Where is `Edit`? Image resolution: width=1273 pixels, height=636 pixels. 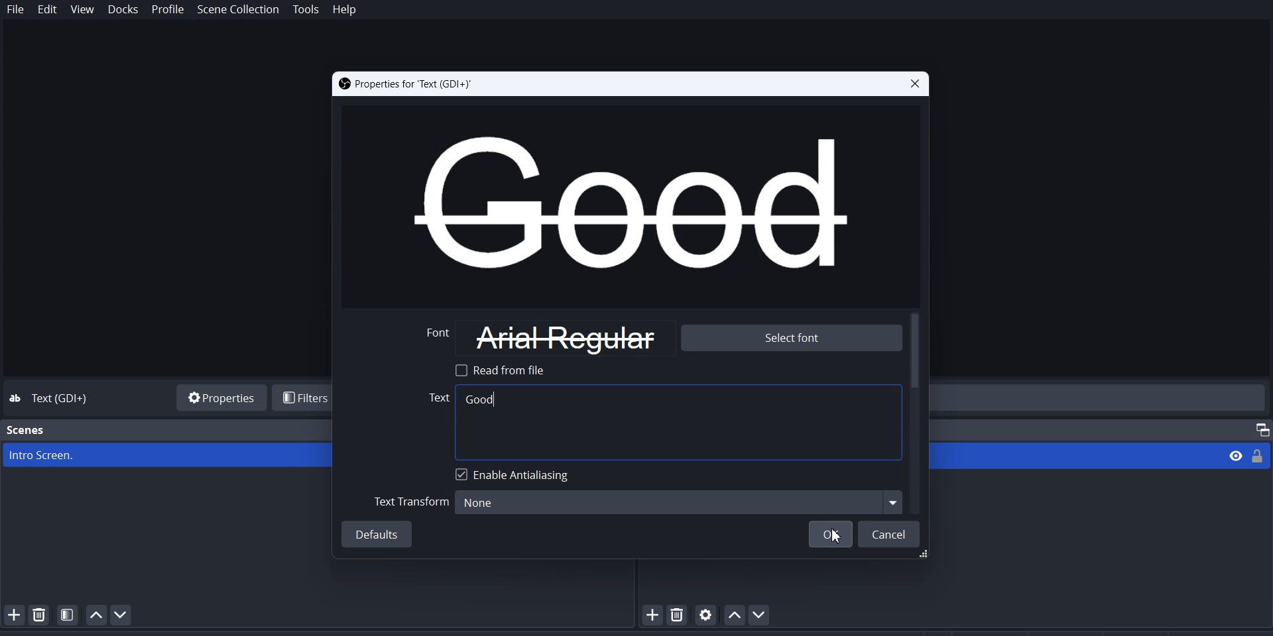 Edit is located at coordinates (48, 11).